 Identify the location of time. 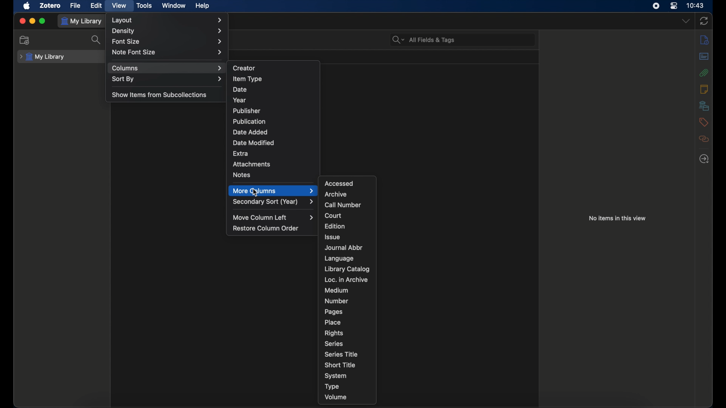
(696, 5).